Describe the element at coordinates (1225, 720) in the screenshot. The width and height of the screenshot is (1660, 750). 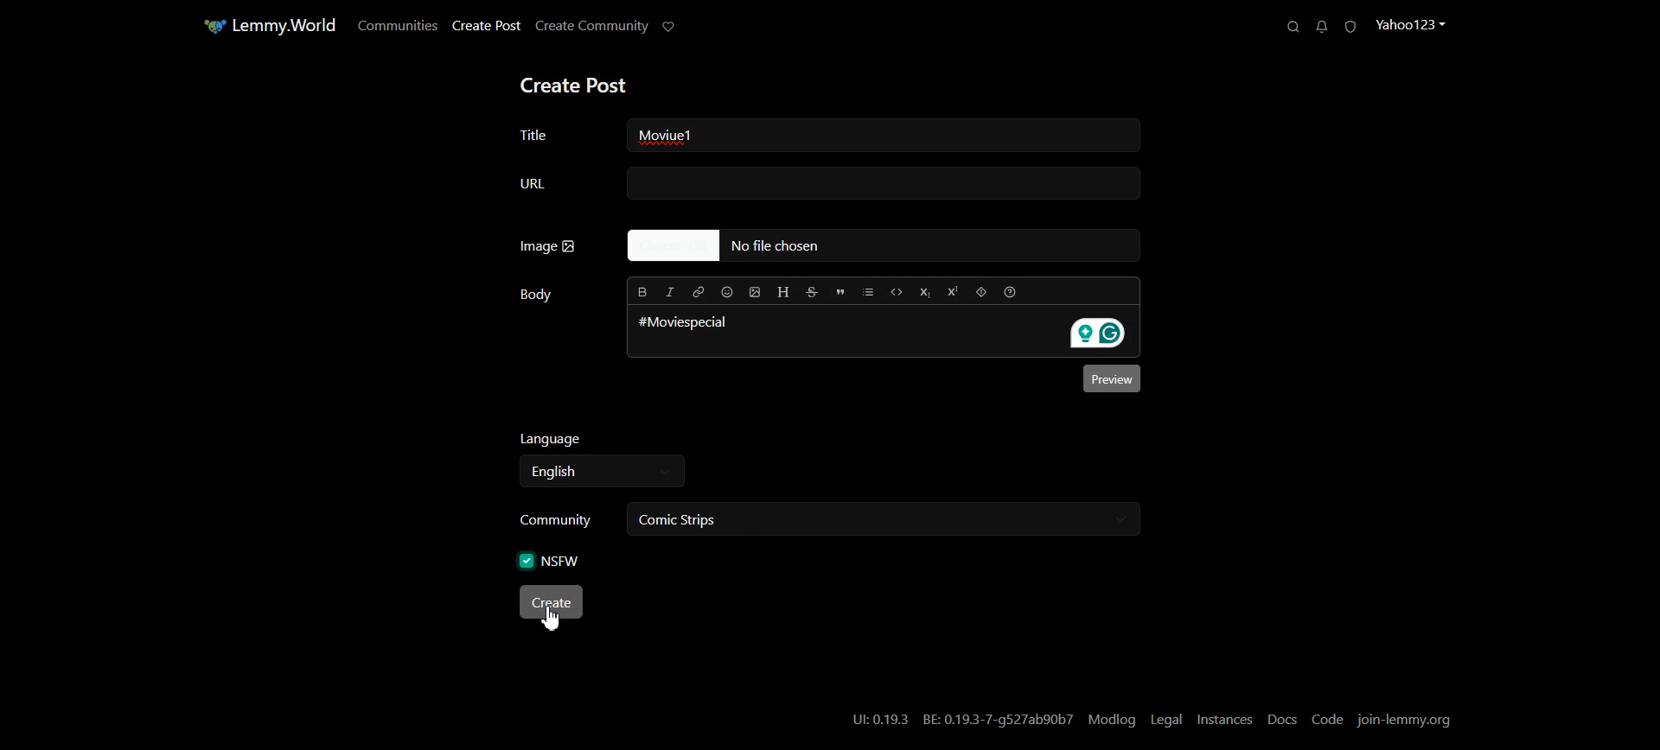
I see `Instances` at that location.